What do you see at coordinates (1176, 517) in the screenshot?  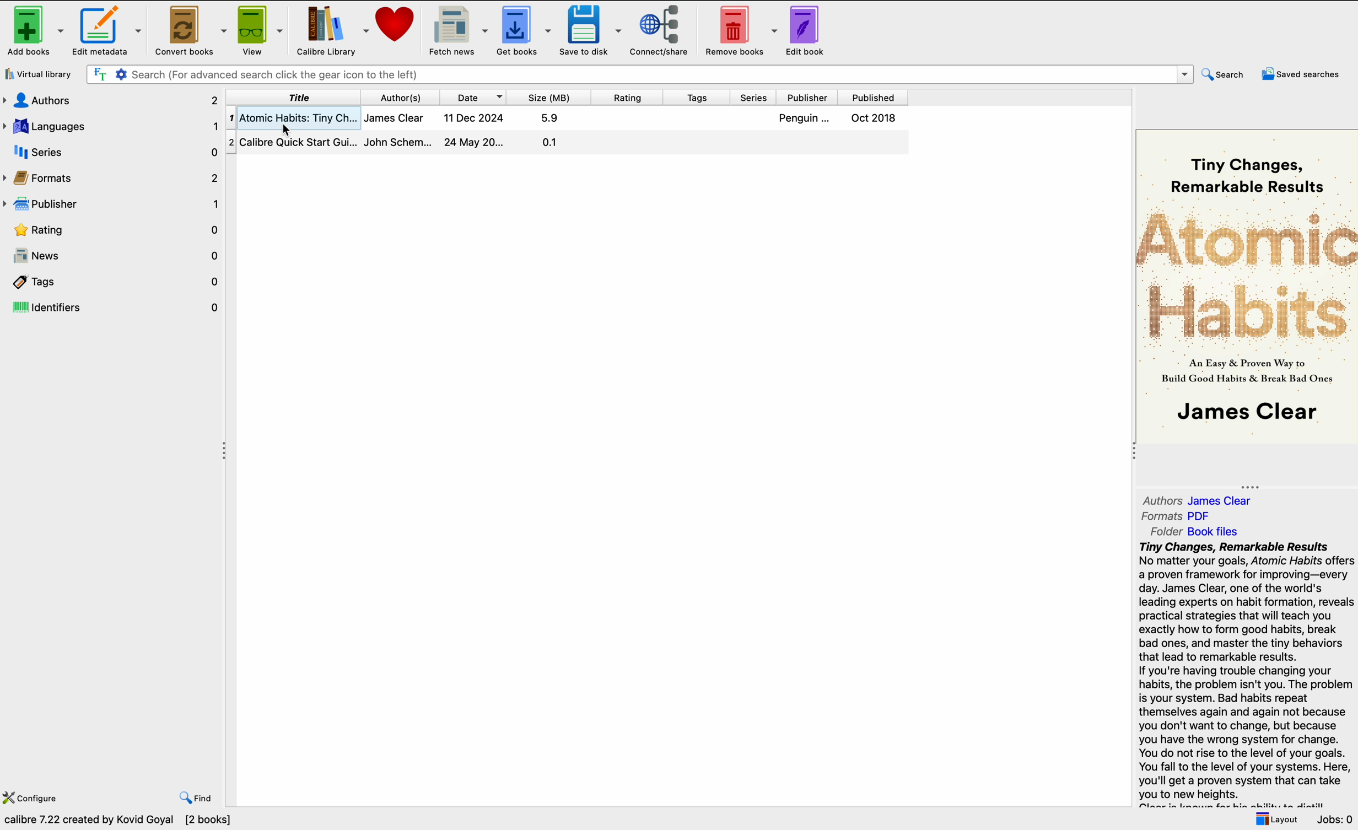 I see `formats PDF` at bounding box center [1176, 517].